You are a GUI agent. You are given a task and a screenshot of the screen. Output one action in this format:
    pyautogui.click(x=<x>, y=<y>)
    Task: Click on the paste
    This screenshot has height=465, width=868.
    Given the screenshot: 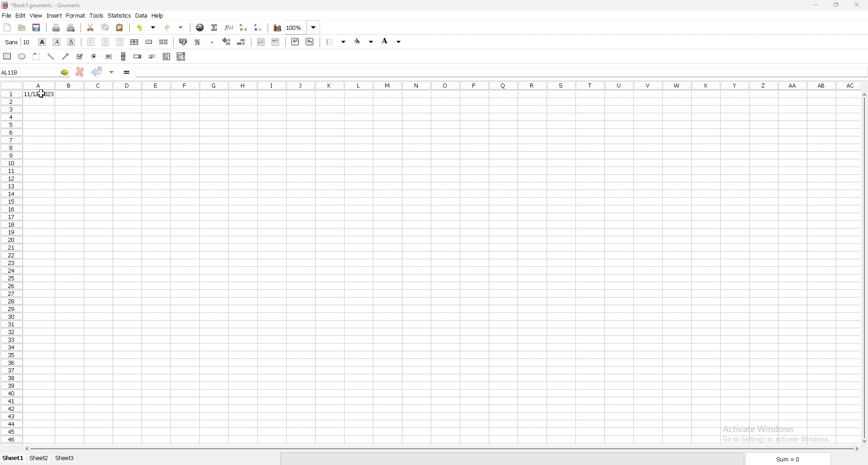 What is the action you would take?
    pyautogui.click(x=119, y=28)
    